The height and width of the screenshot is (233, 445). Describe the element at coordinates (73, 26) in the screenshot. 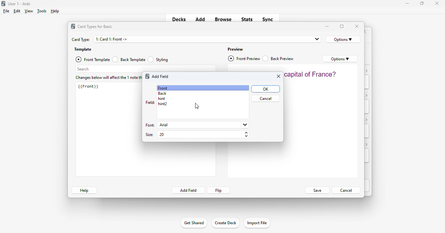

I see `logo` at that location.